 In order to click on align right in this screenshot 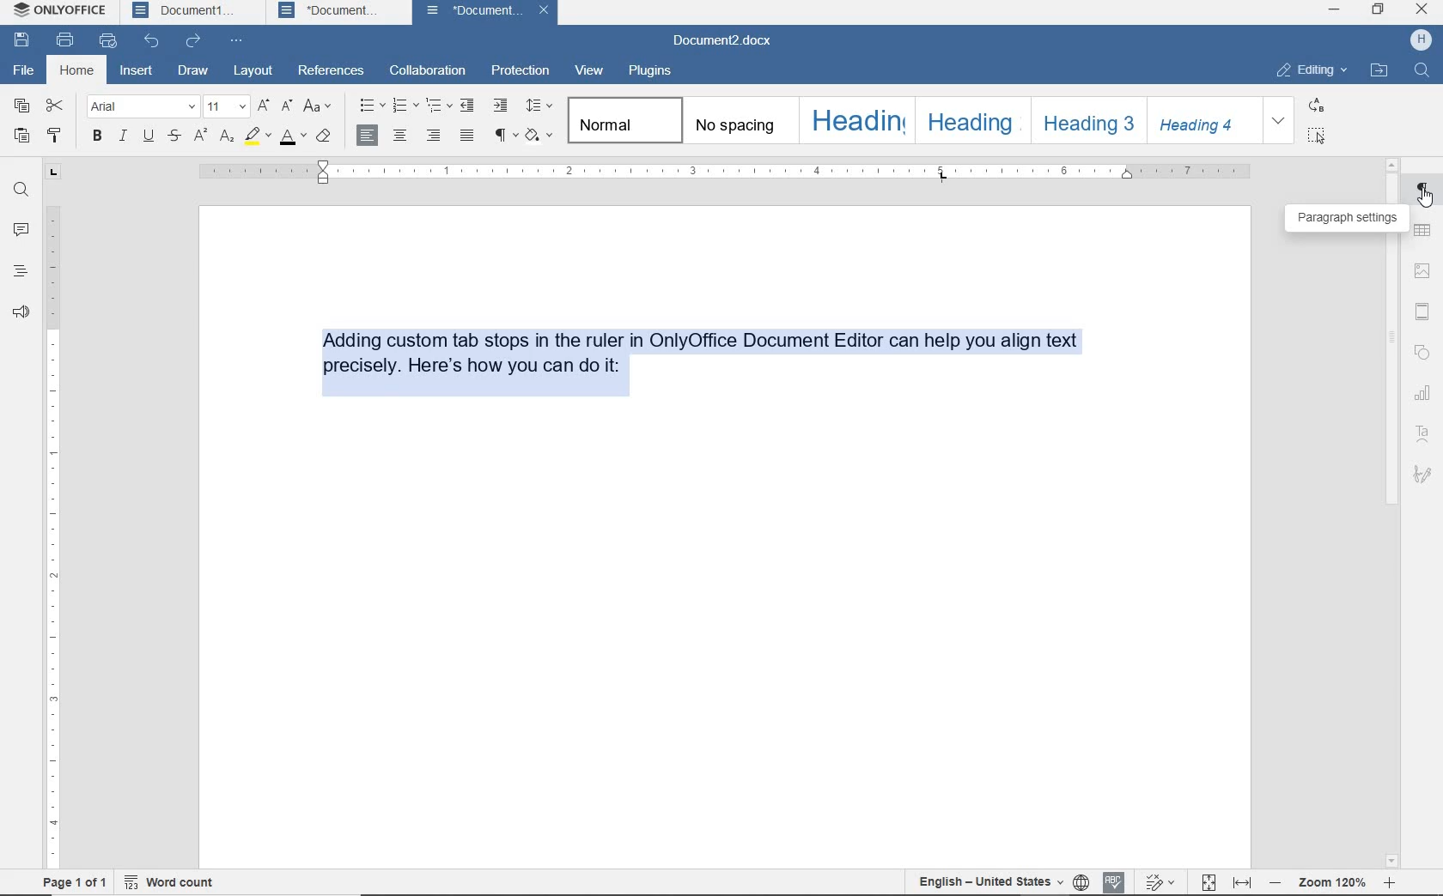, I will do `click(434, 135)`.